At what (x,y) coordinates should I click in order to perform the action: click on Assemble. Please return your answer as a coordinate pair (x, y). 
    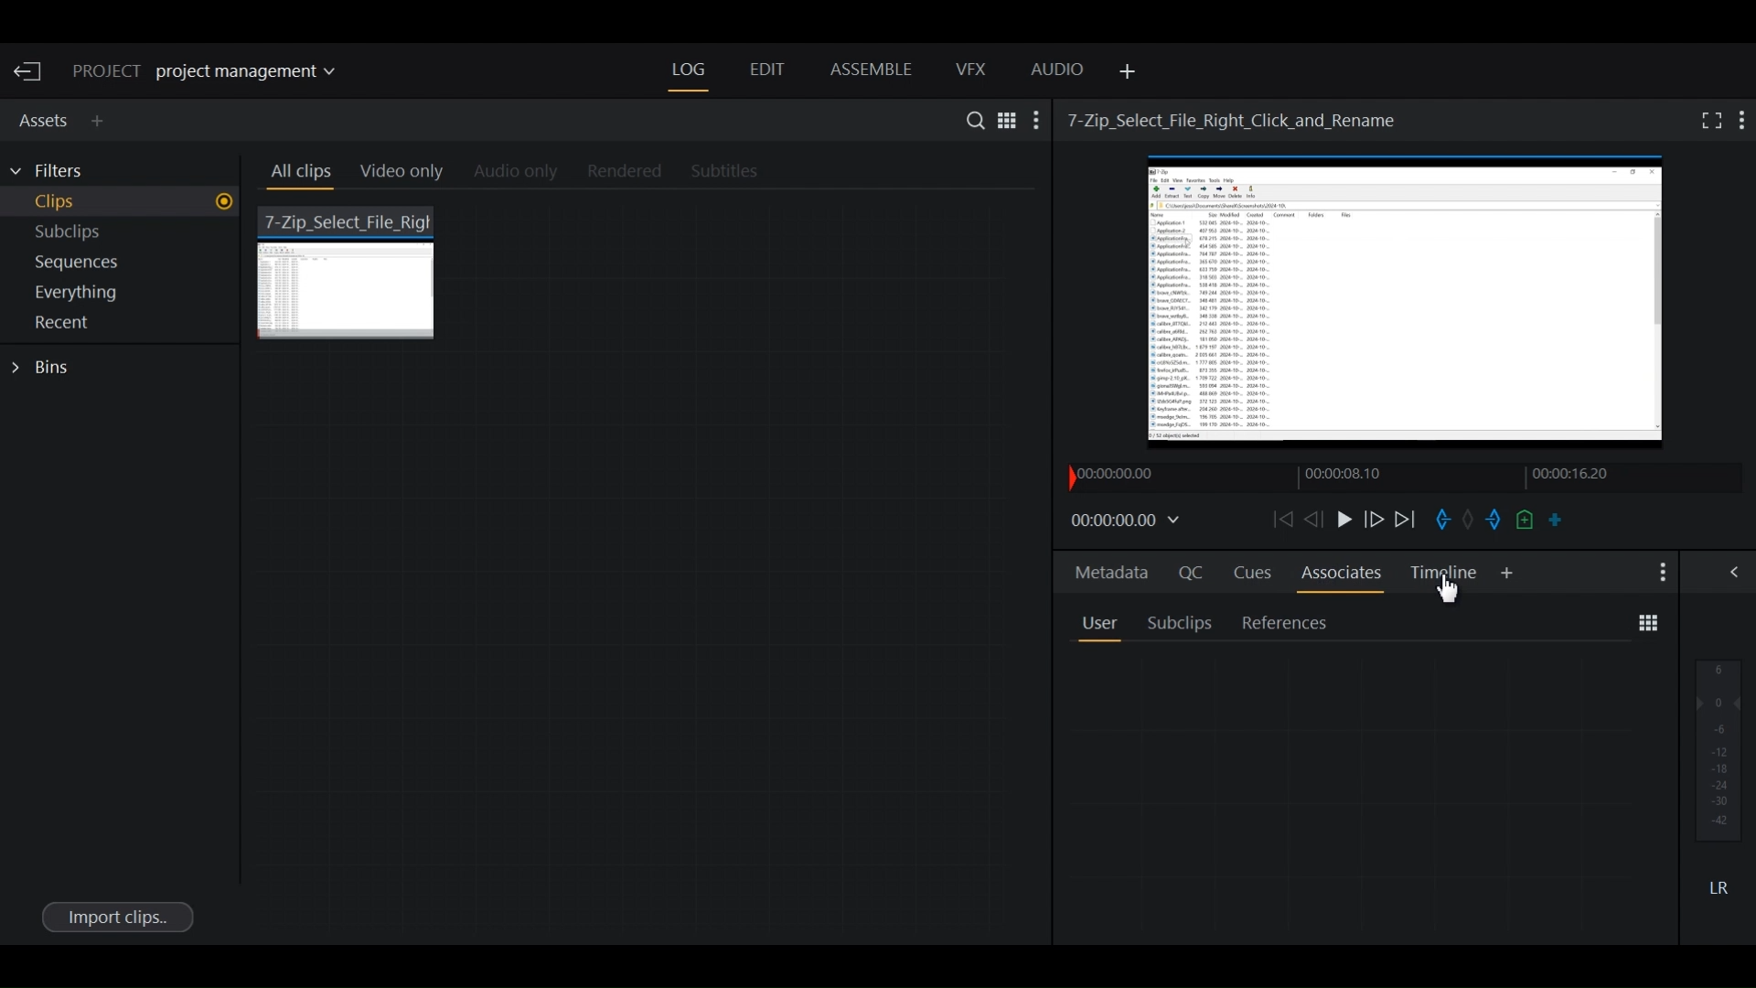
    Looking at the image, I should click on (871, 70).